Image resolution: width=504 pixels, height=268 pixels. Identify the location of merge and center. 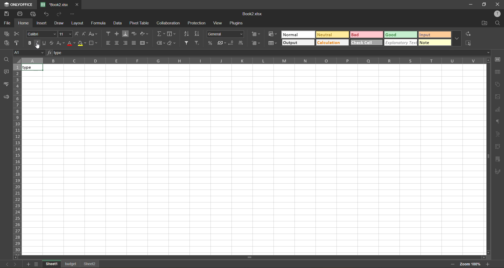
(143, 43).